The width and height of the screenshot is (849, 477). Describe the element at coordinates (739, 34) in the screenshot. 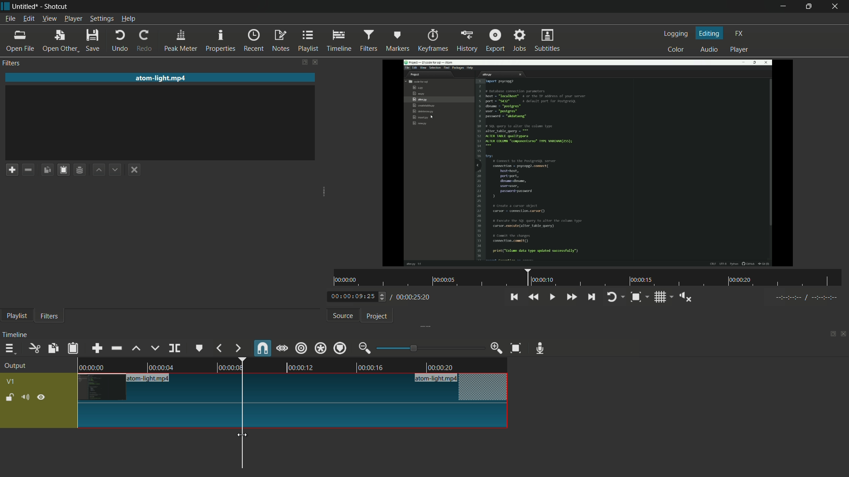

I see `fx` at that location.